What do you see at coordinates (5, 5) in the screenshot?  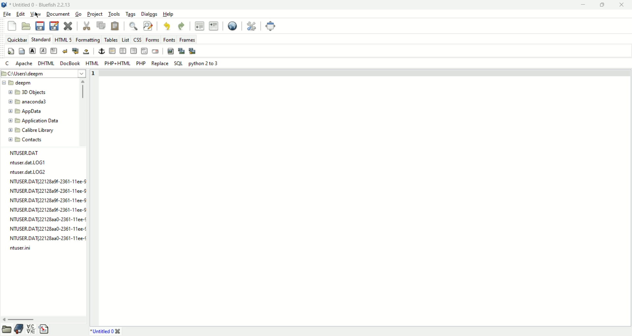 I see `application icon` at bounding box center [5, 5].